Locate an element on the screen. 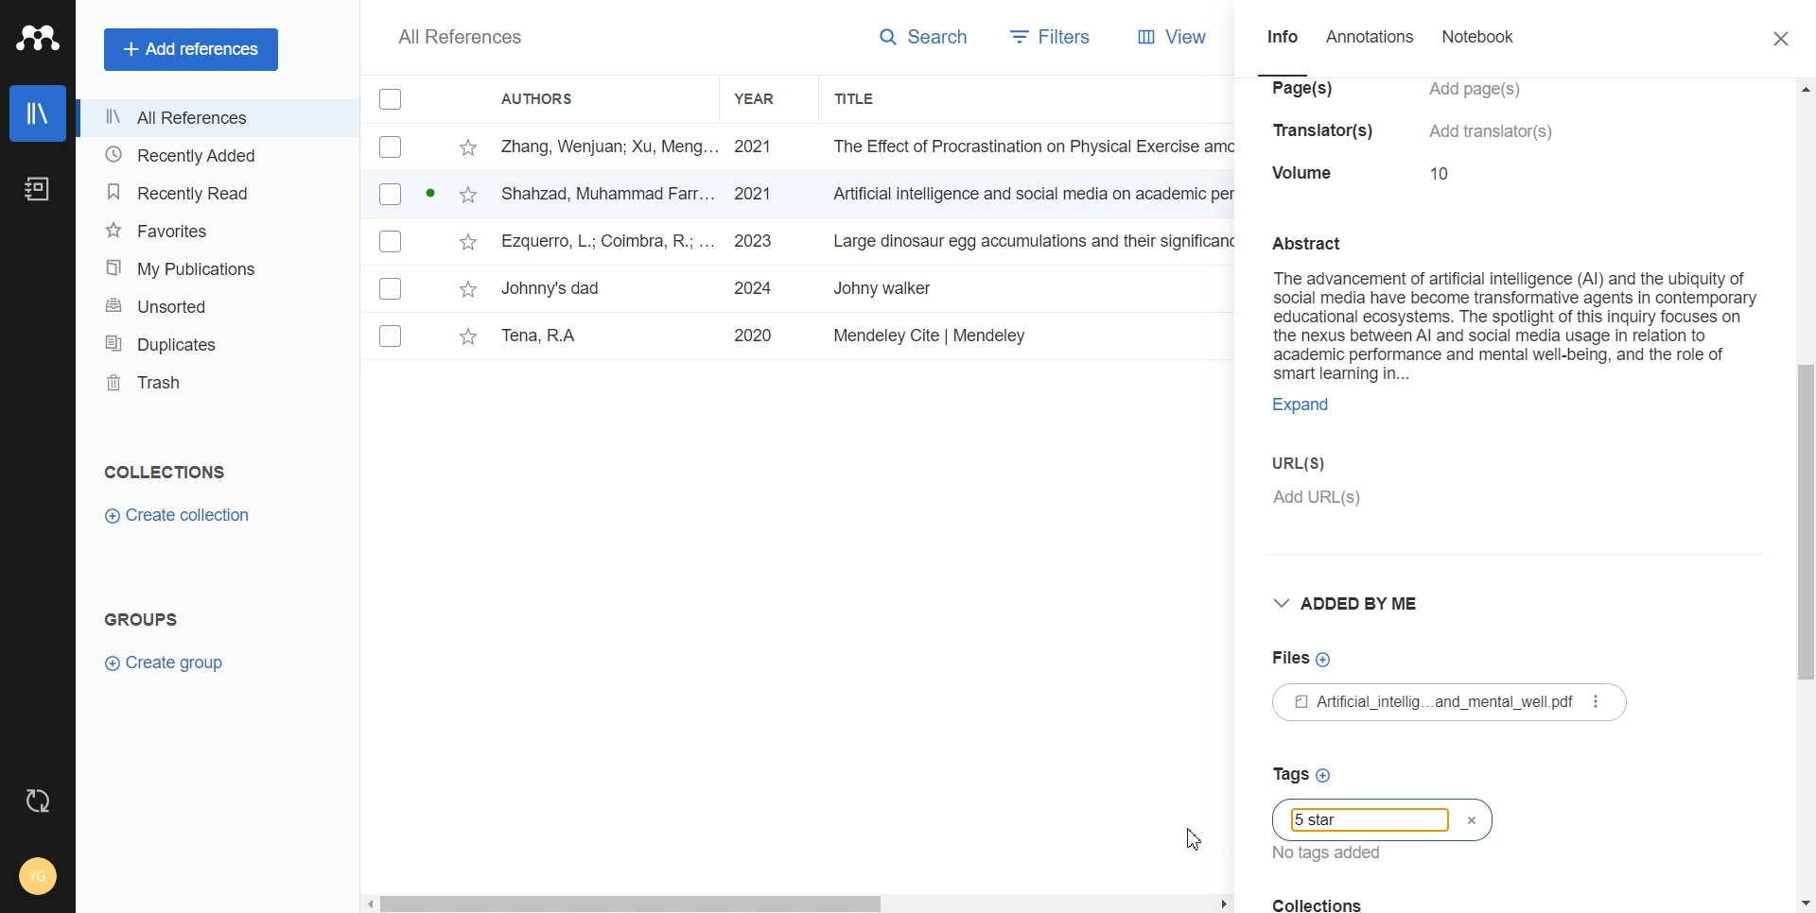  Checklist is located at coordinates (391, 98).